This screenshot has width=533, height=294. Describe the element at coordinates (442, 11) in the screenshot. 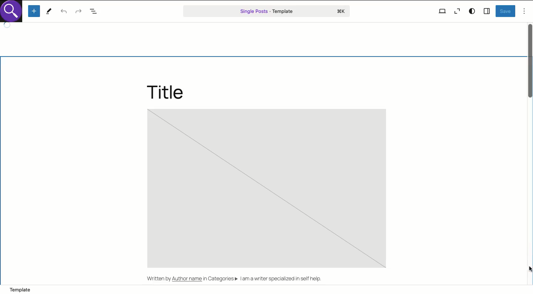

I see `View` at that location.